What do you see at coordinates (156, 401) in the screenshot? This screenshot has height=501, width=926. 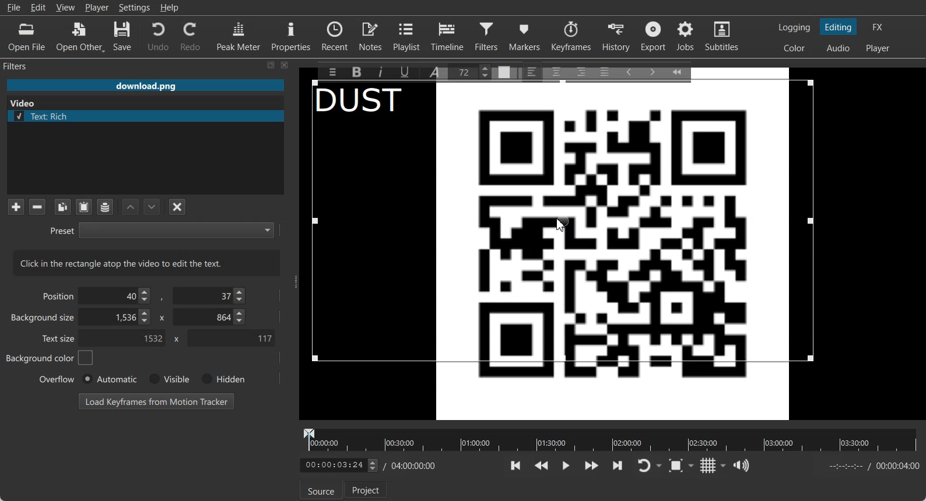 I see `Load Keyframe from Motion Tracker` at bounding box center [156, 401].